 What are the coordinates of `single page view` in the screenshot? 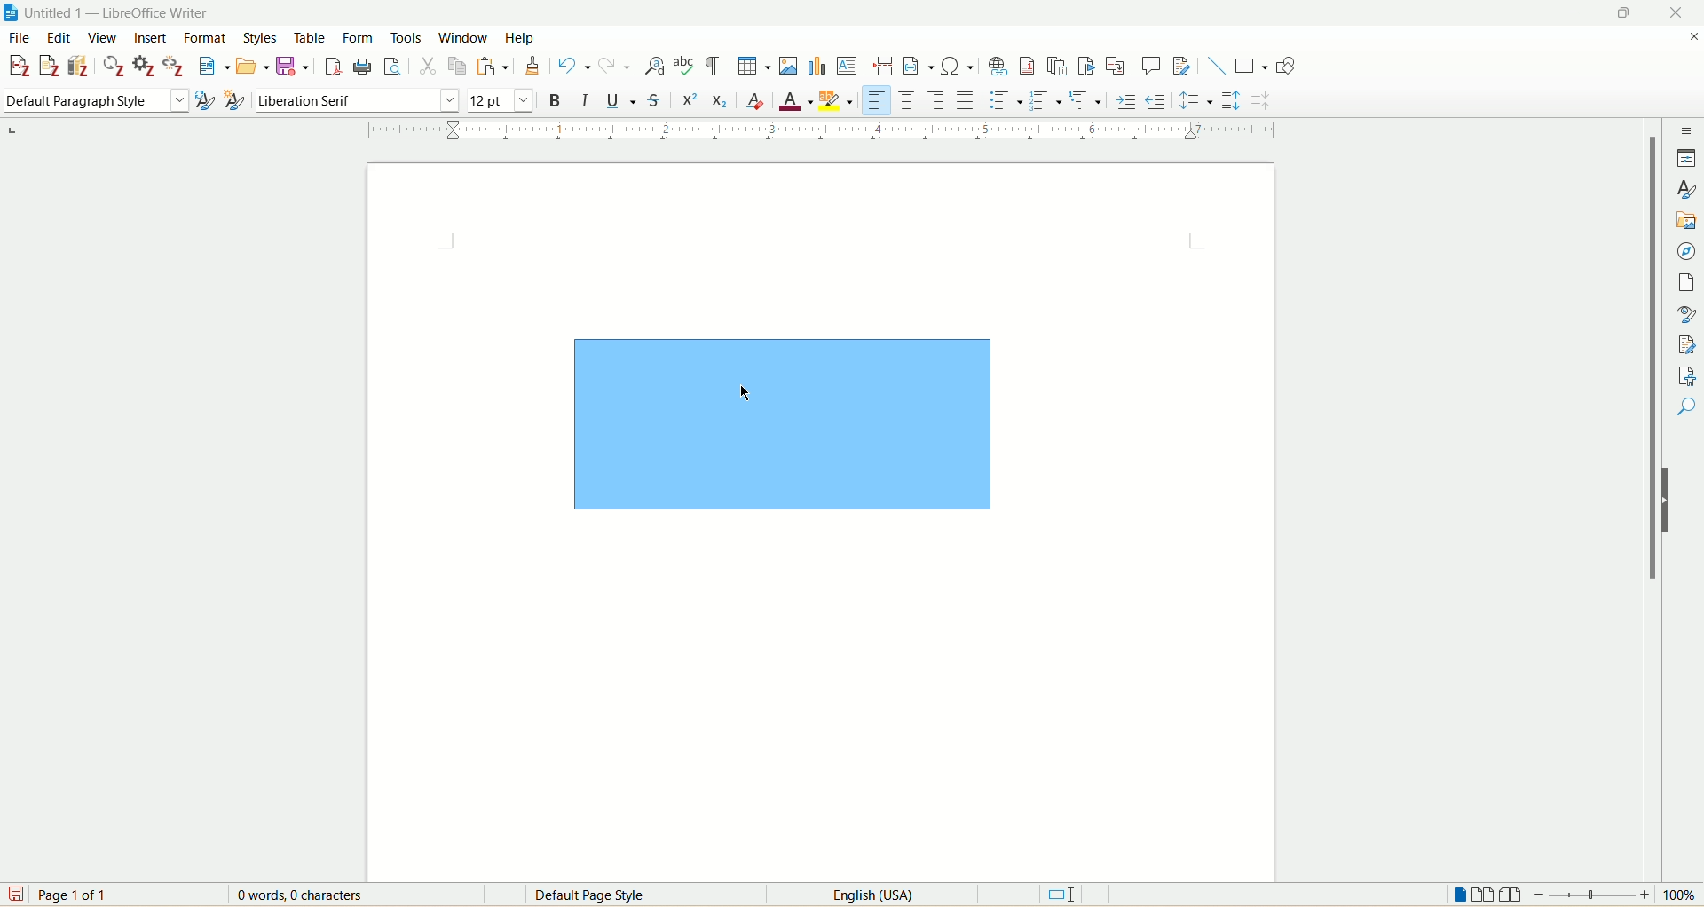 It's located at (1458, 895).